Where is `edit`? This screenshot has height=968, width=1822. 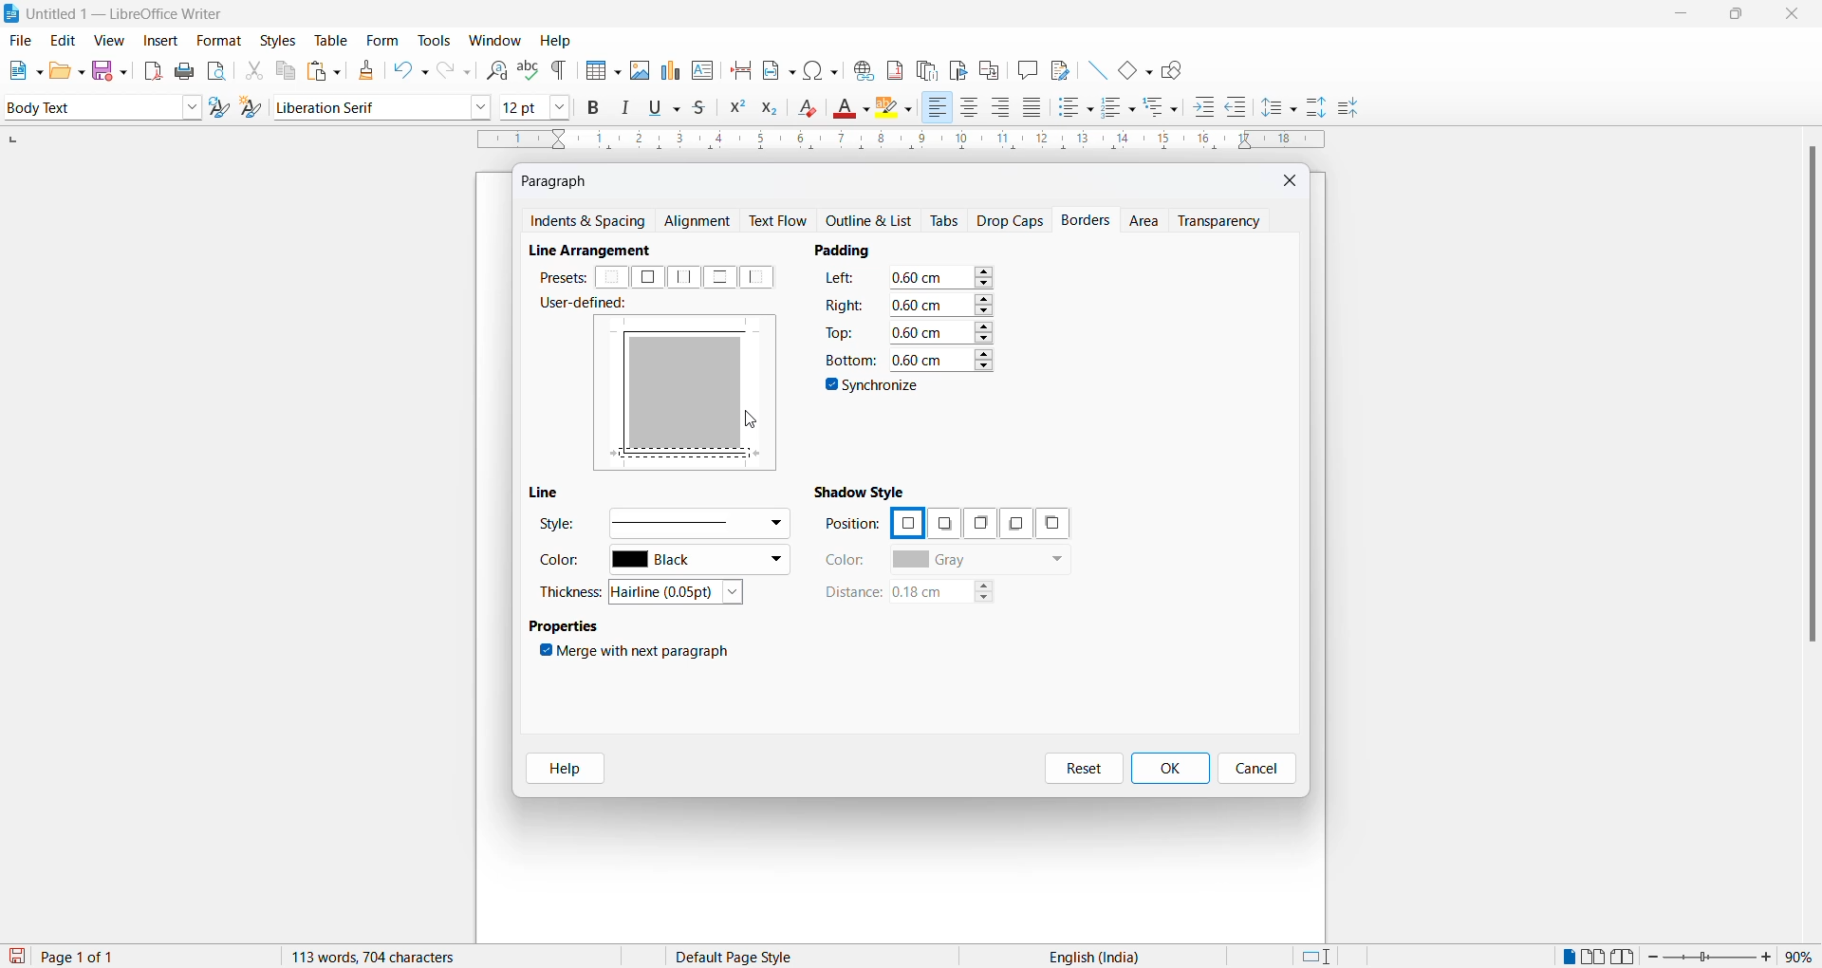 edit is located at coordinates (65, 41).